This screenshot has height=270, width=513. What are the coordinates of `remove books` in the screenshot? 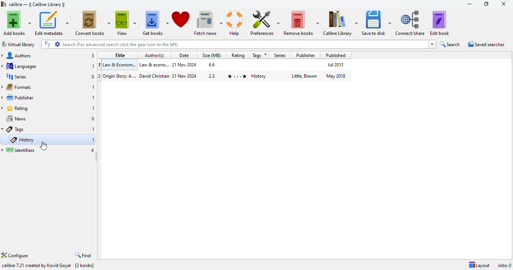 It's located at (302, 22).